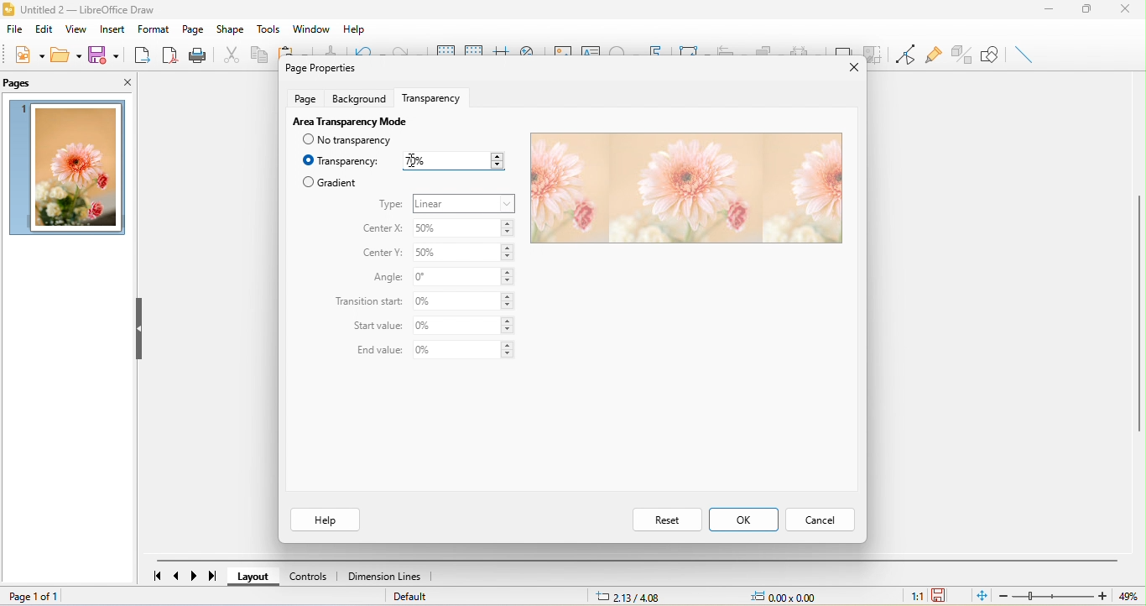 This screenshot has width=1146, height=606. I want to click on view, so click(79, 29).